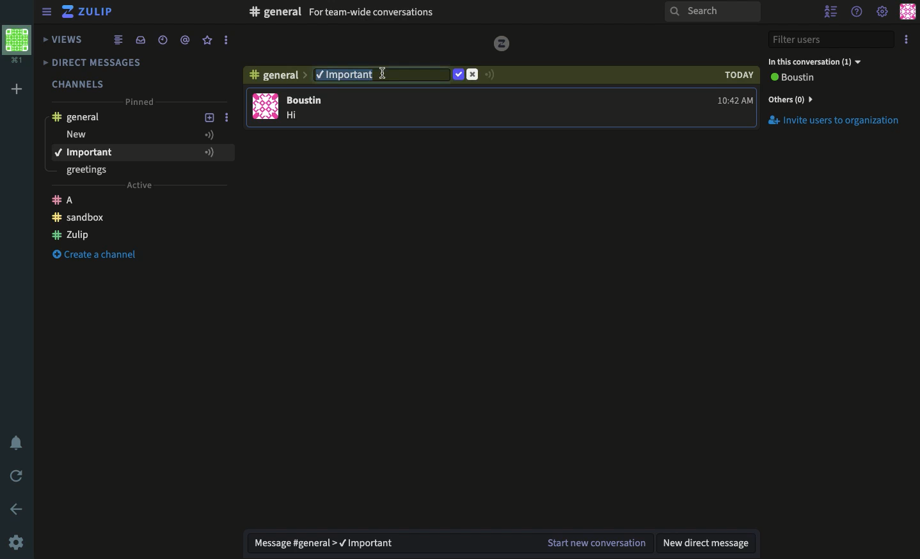 The height and width of the screenshot is (559, 920). Describe the element at coordinates (457, 74) in the screenshot. I see `Confirm` at that location.